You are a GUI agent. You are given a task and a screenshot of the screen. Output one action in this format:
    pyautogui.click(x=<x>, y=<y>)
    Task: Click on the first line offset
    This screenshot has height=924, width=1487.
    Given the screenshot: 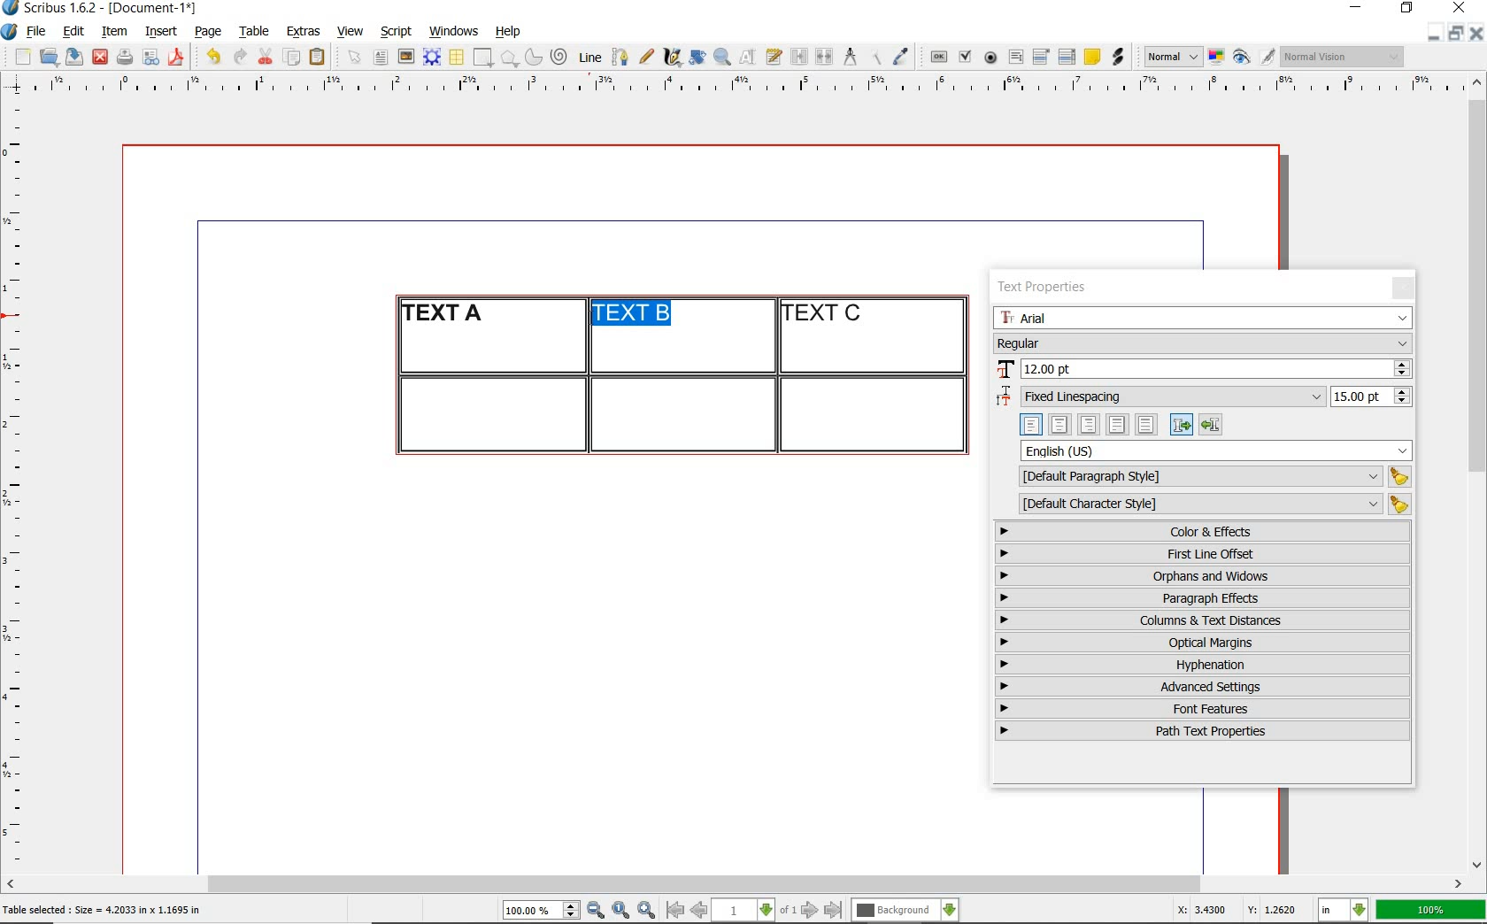 What is the action you would take?
    pyautogui.click(x=1204, y=554)
    